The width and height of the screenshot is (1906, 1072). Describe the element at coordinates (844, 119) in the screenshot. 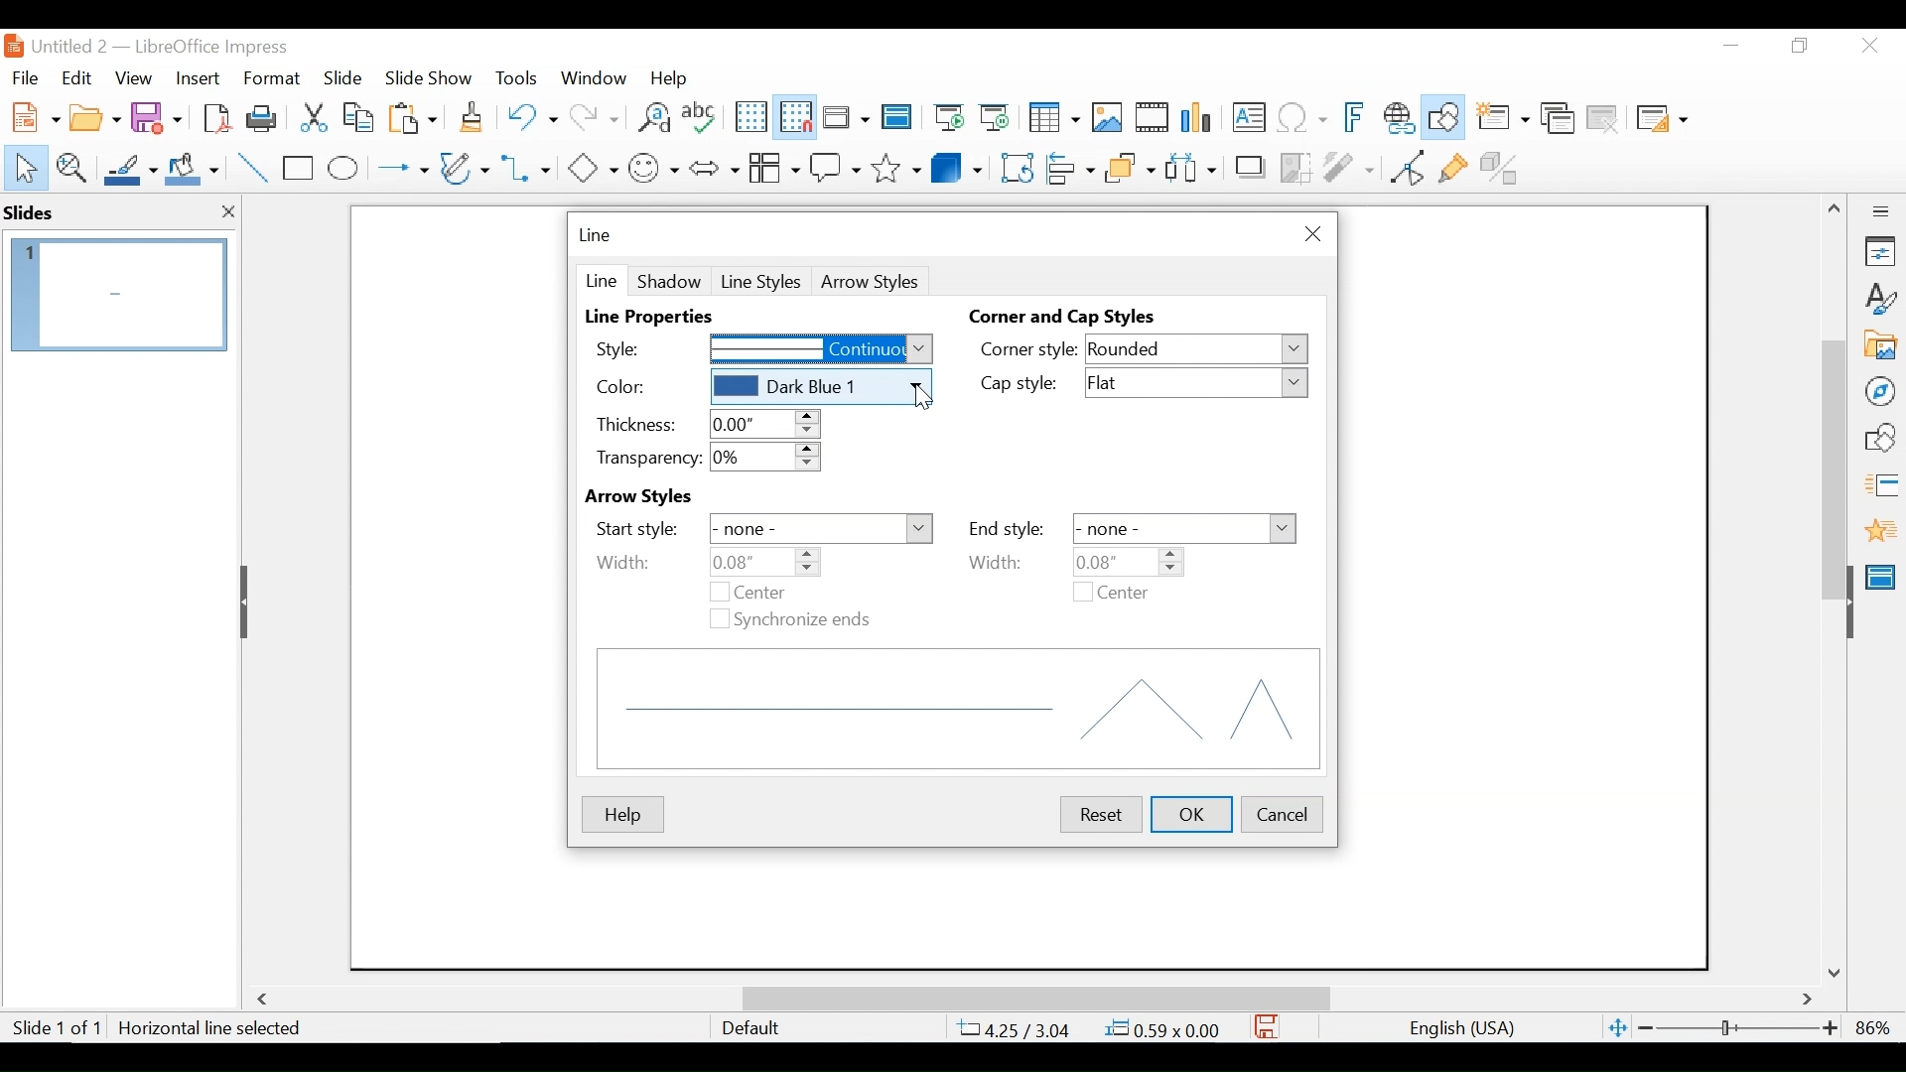

I see `Display Views` at that location.